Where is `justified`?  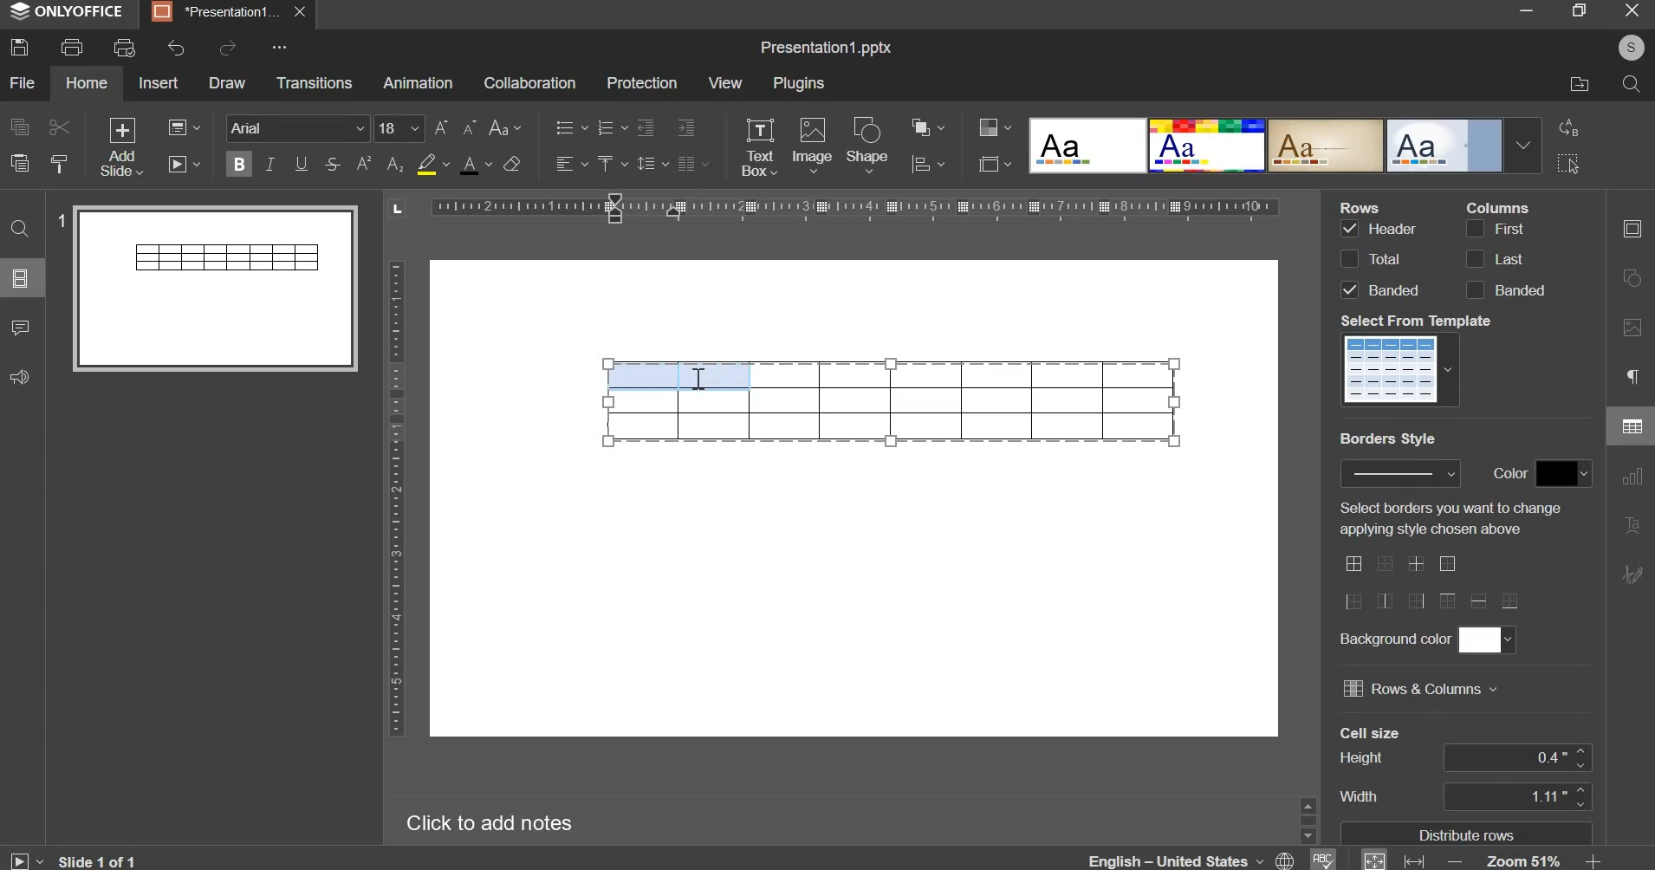
justified is located at coordinates (693, 164).